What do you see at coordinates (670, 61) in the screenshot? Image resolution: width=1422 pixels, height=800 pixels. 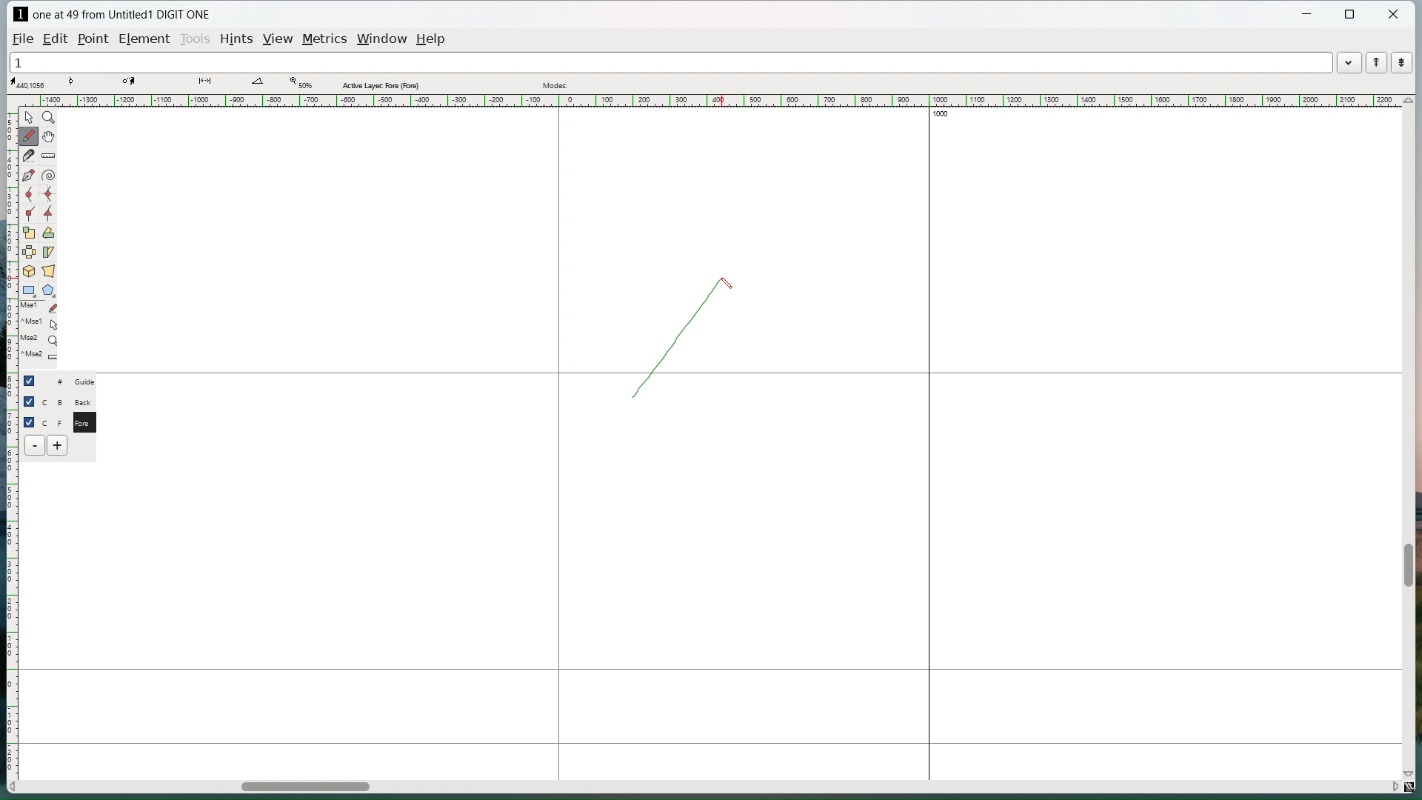 I see `1` at bounding box center [670, 61].